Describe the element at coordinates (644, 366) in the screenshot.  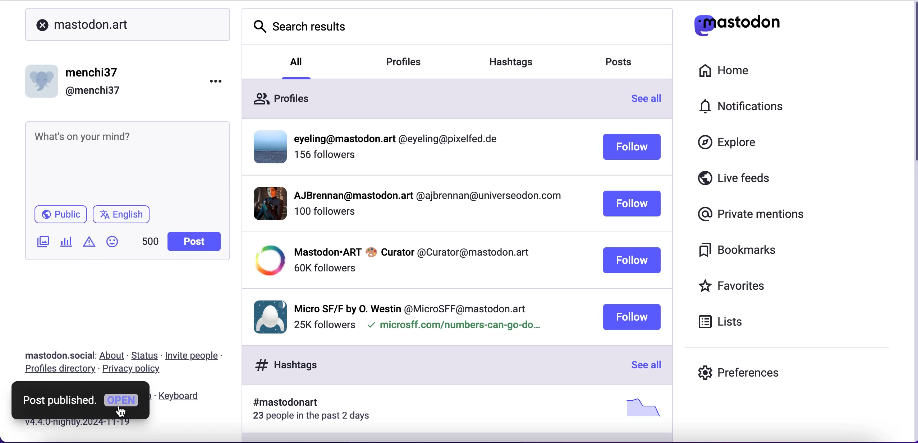
I see `see all` at that location.